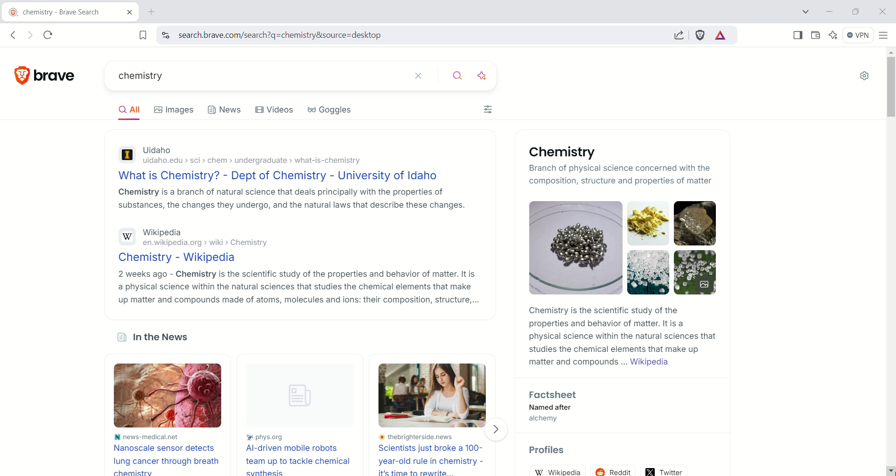  I want to click on view site information, so click(165, 35).